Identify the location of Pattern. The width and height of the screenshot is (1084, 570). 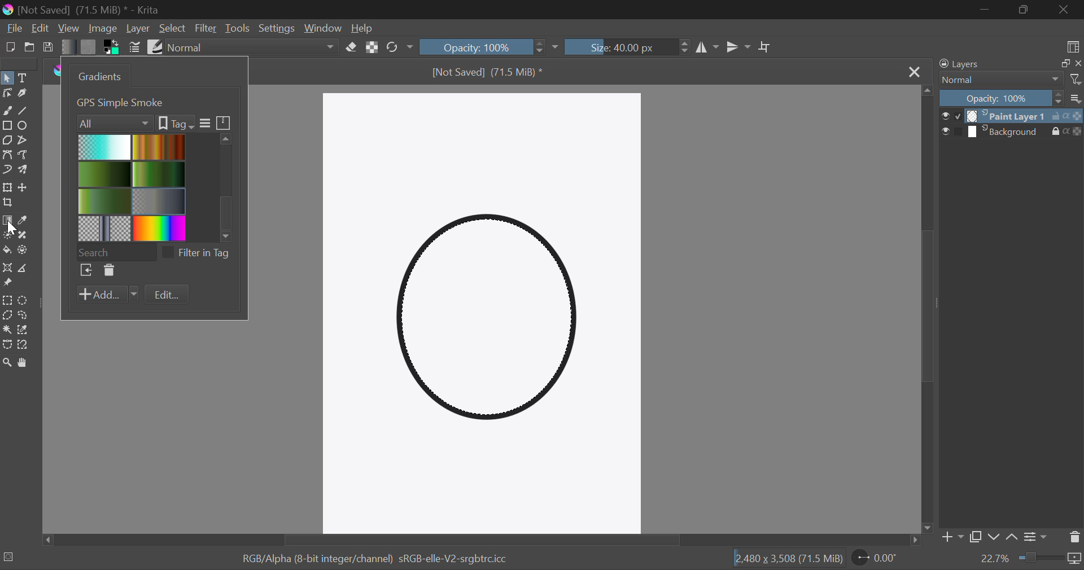
(89, 47).